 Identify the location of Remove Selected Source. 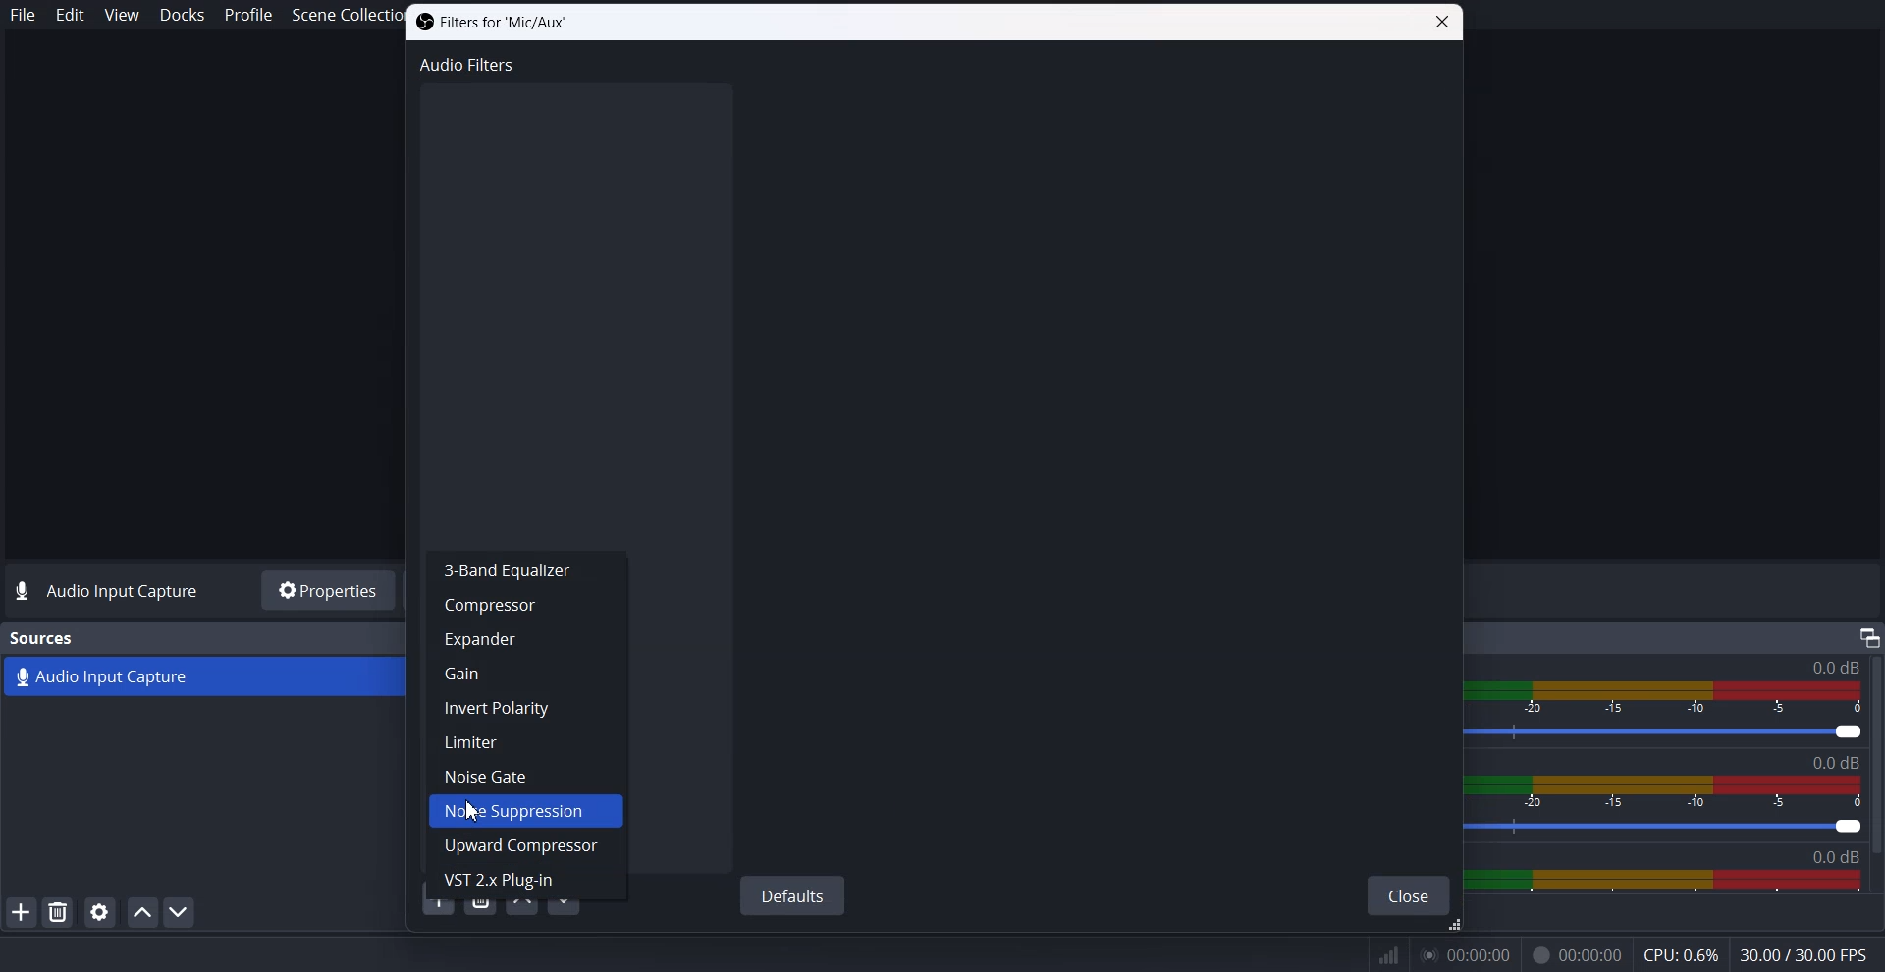
(58, 911).